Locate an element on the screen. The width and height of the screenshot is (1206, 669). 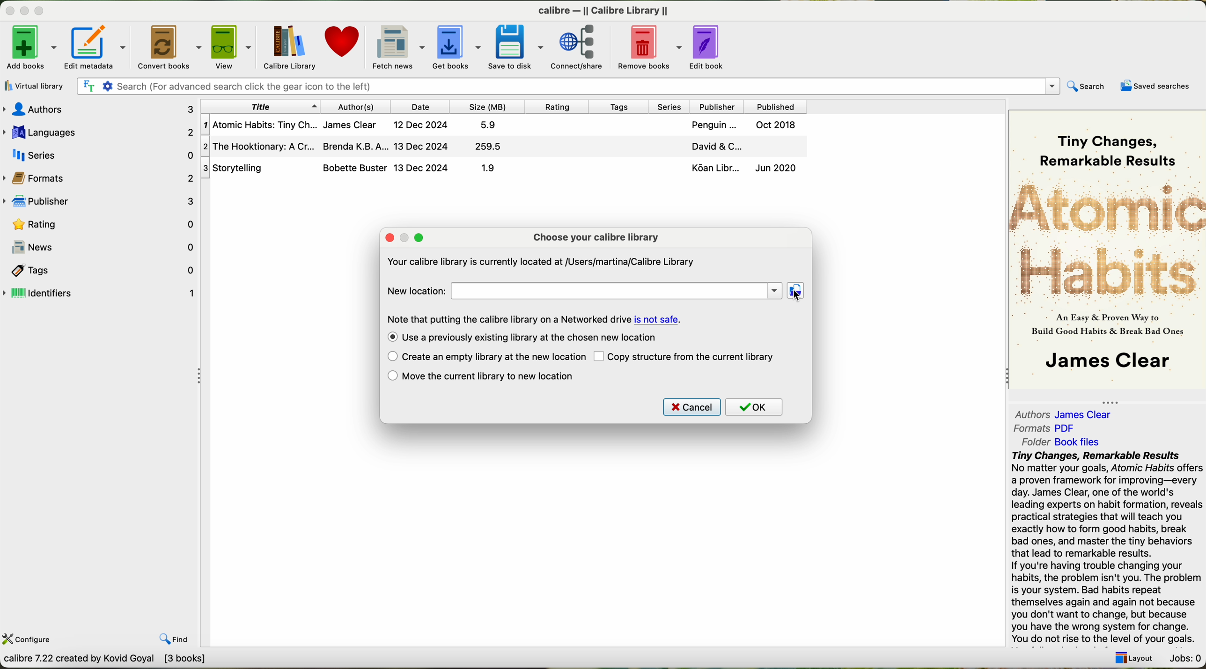
save to disk is located at coordinates (515, 46).